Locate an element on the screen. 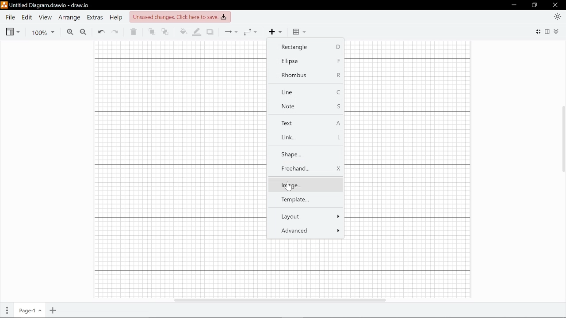 This screenshot has width=566, height=318. Template... is located at coordinates (307, 200).